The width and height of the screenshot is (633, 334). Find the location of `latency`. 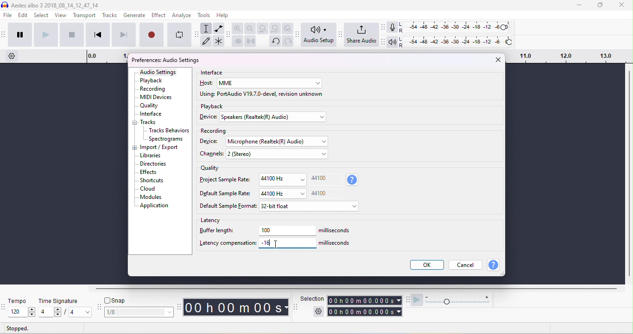

latency is located at coordinates (212, 220).